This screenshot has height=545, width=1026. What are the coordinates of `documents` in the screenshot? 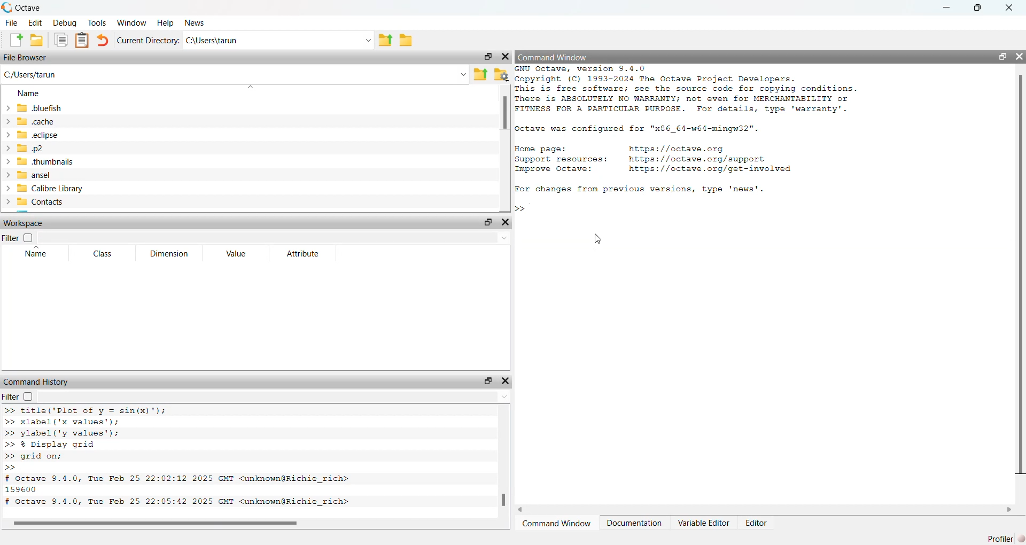 It's located at (61, 40).